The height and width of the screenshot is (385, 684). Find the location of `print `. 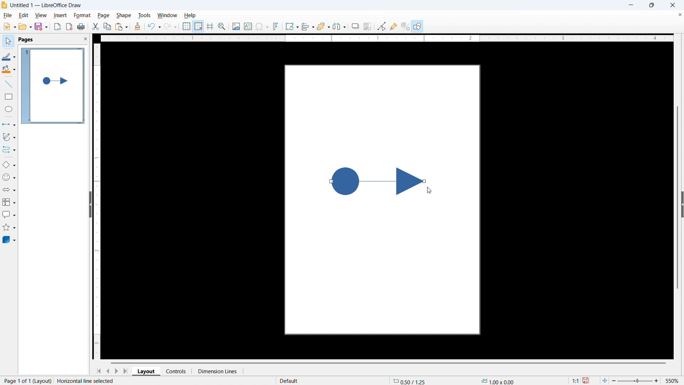

print  is located at coordinates (81, 26).